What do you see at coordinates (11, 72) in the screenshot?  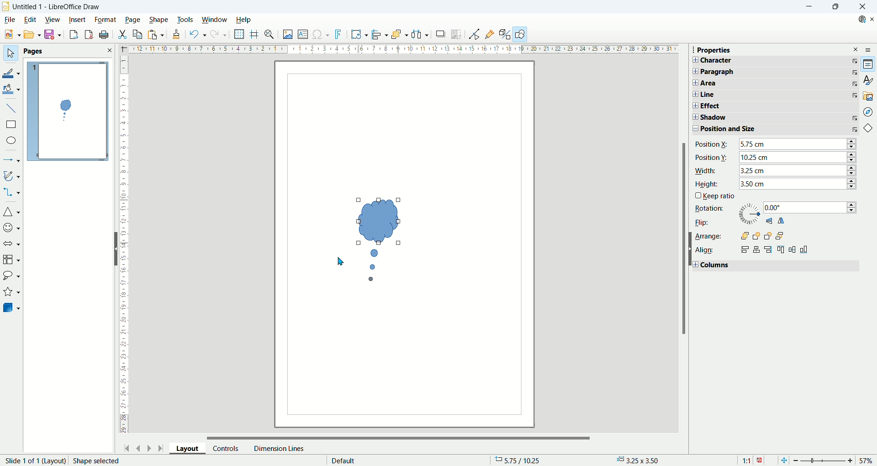 I see `line color` at bounding box center [11, 72].